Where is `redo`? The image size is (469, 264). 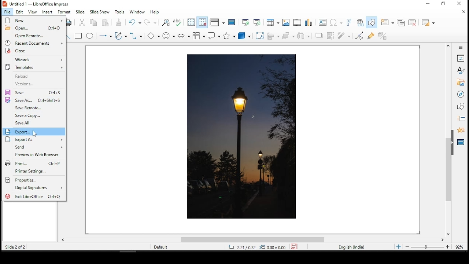 redo is located at coordinates (150, 22).